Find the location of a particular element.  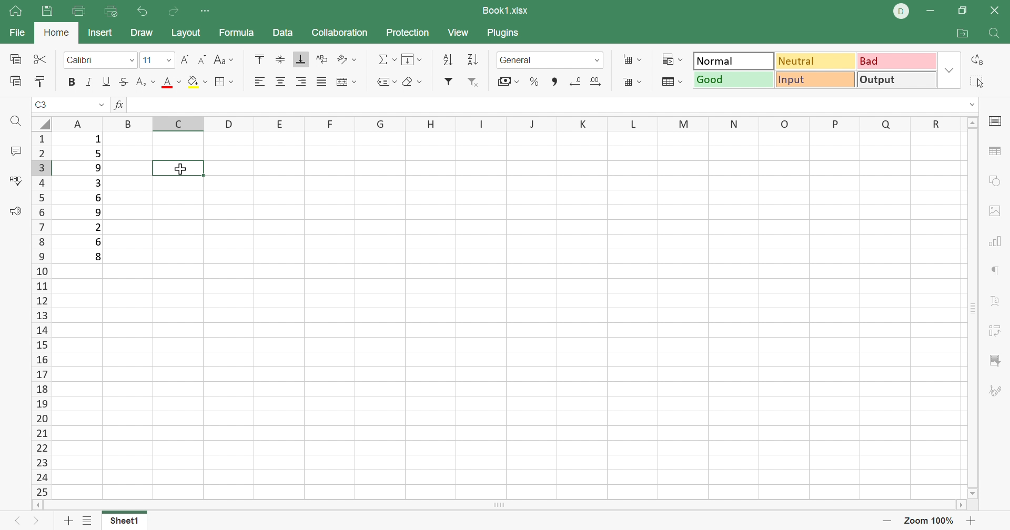

fx is located at coordinates (119, 104).